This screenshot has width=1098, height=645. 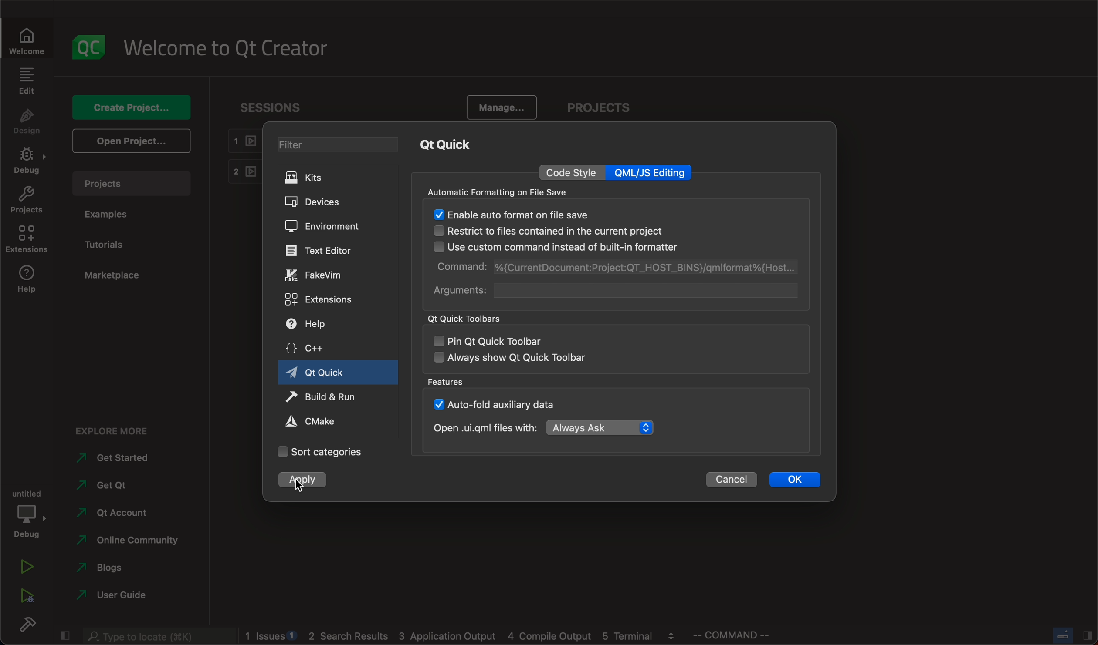 What do you see at coordinates (106, 568) in the screenshot?
I see `blogs` at bounding box center [106, 568].